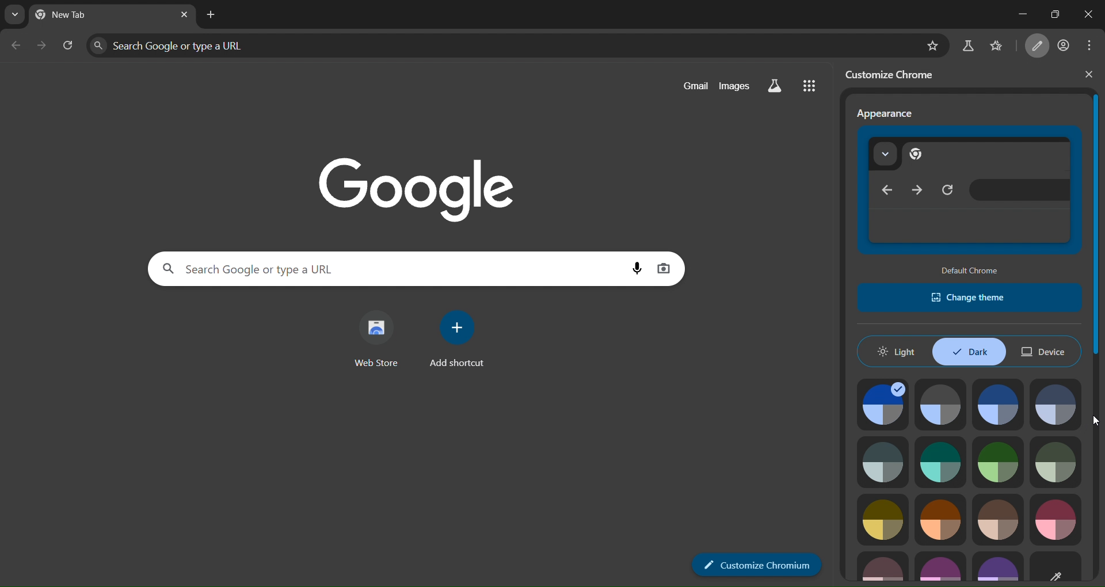 The height and width of the screenshot is (587, 1105). I want to click on image, so click(1056, 519).